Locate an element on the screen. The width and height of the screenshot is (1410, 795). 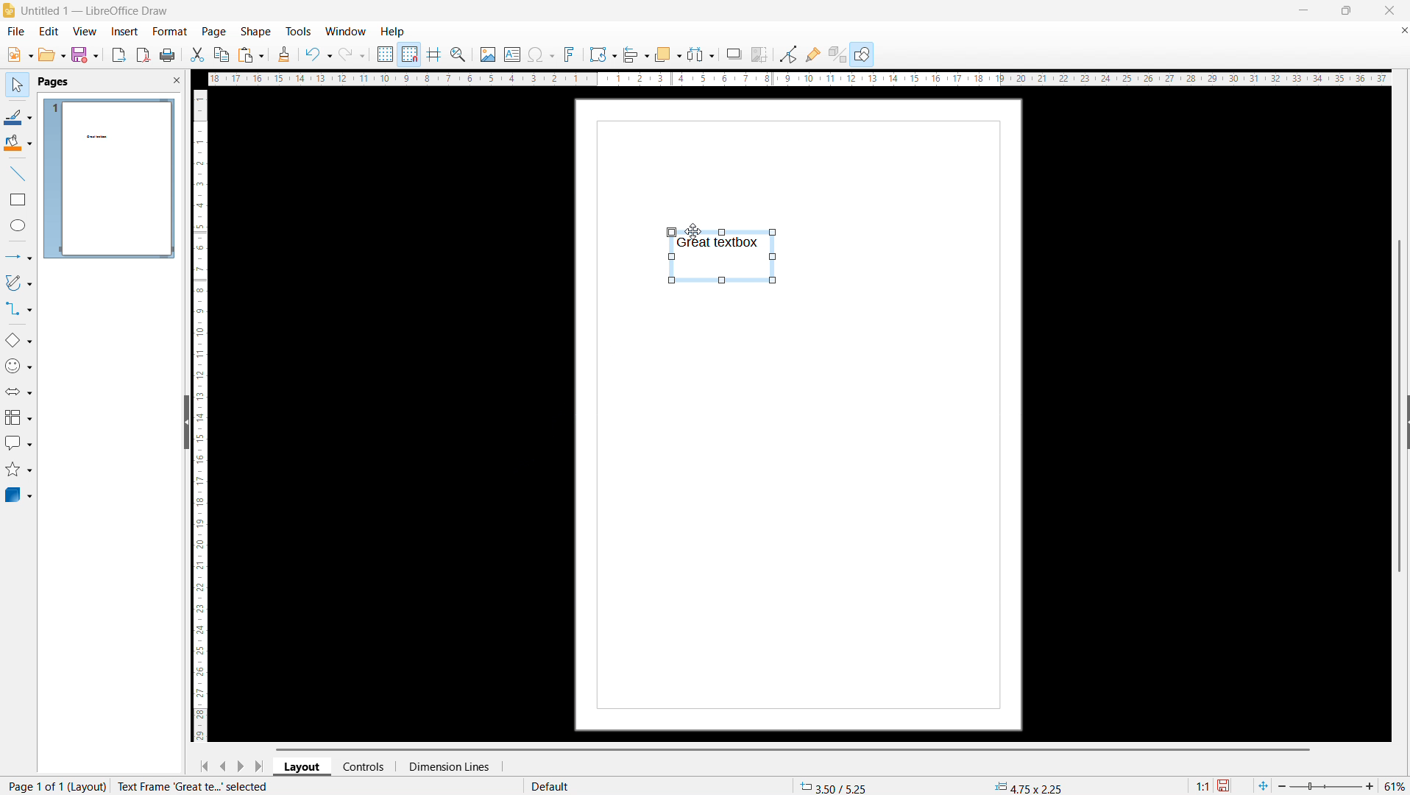
snap to grid is located at coordinates (410, 54).